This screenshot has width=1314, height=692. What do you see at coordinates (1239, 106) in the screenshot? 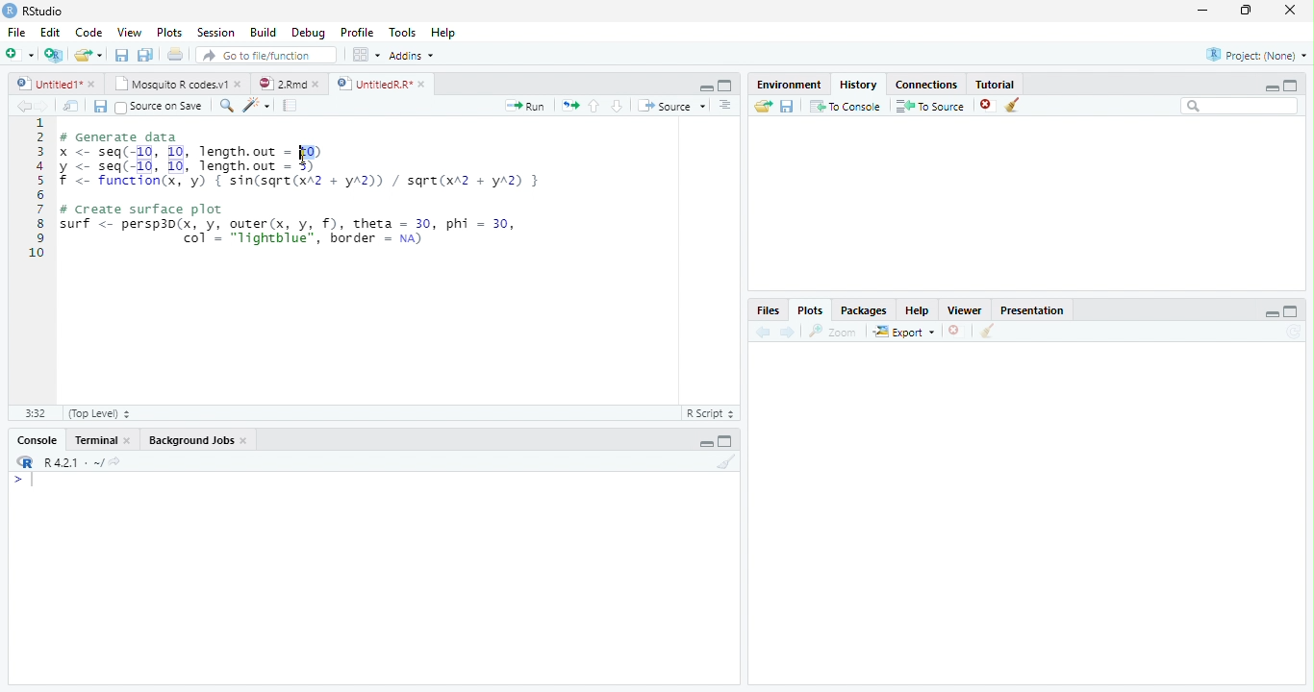
I see `Search bar` at bounding box center [1239, 106].